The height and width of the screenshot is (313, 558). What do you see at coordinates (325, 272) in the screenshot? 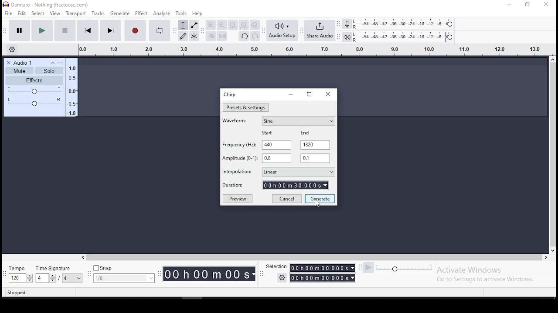
I see `selection duration` at bounding box center [325, 272].